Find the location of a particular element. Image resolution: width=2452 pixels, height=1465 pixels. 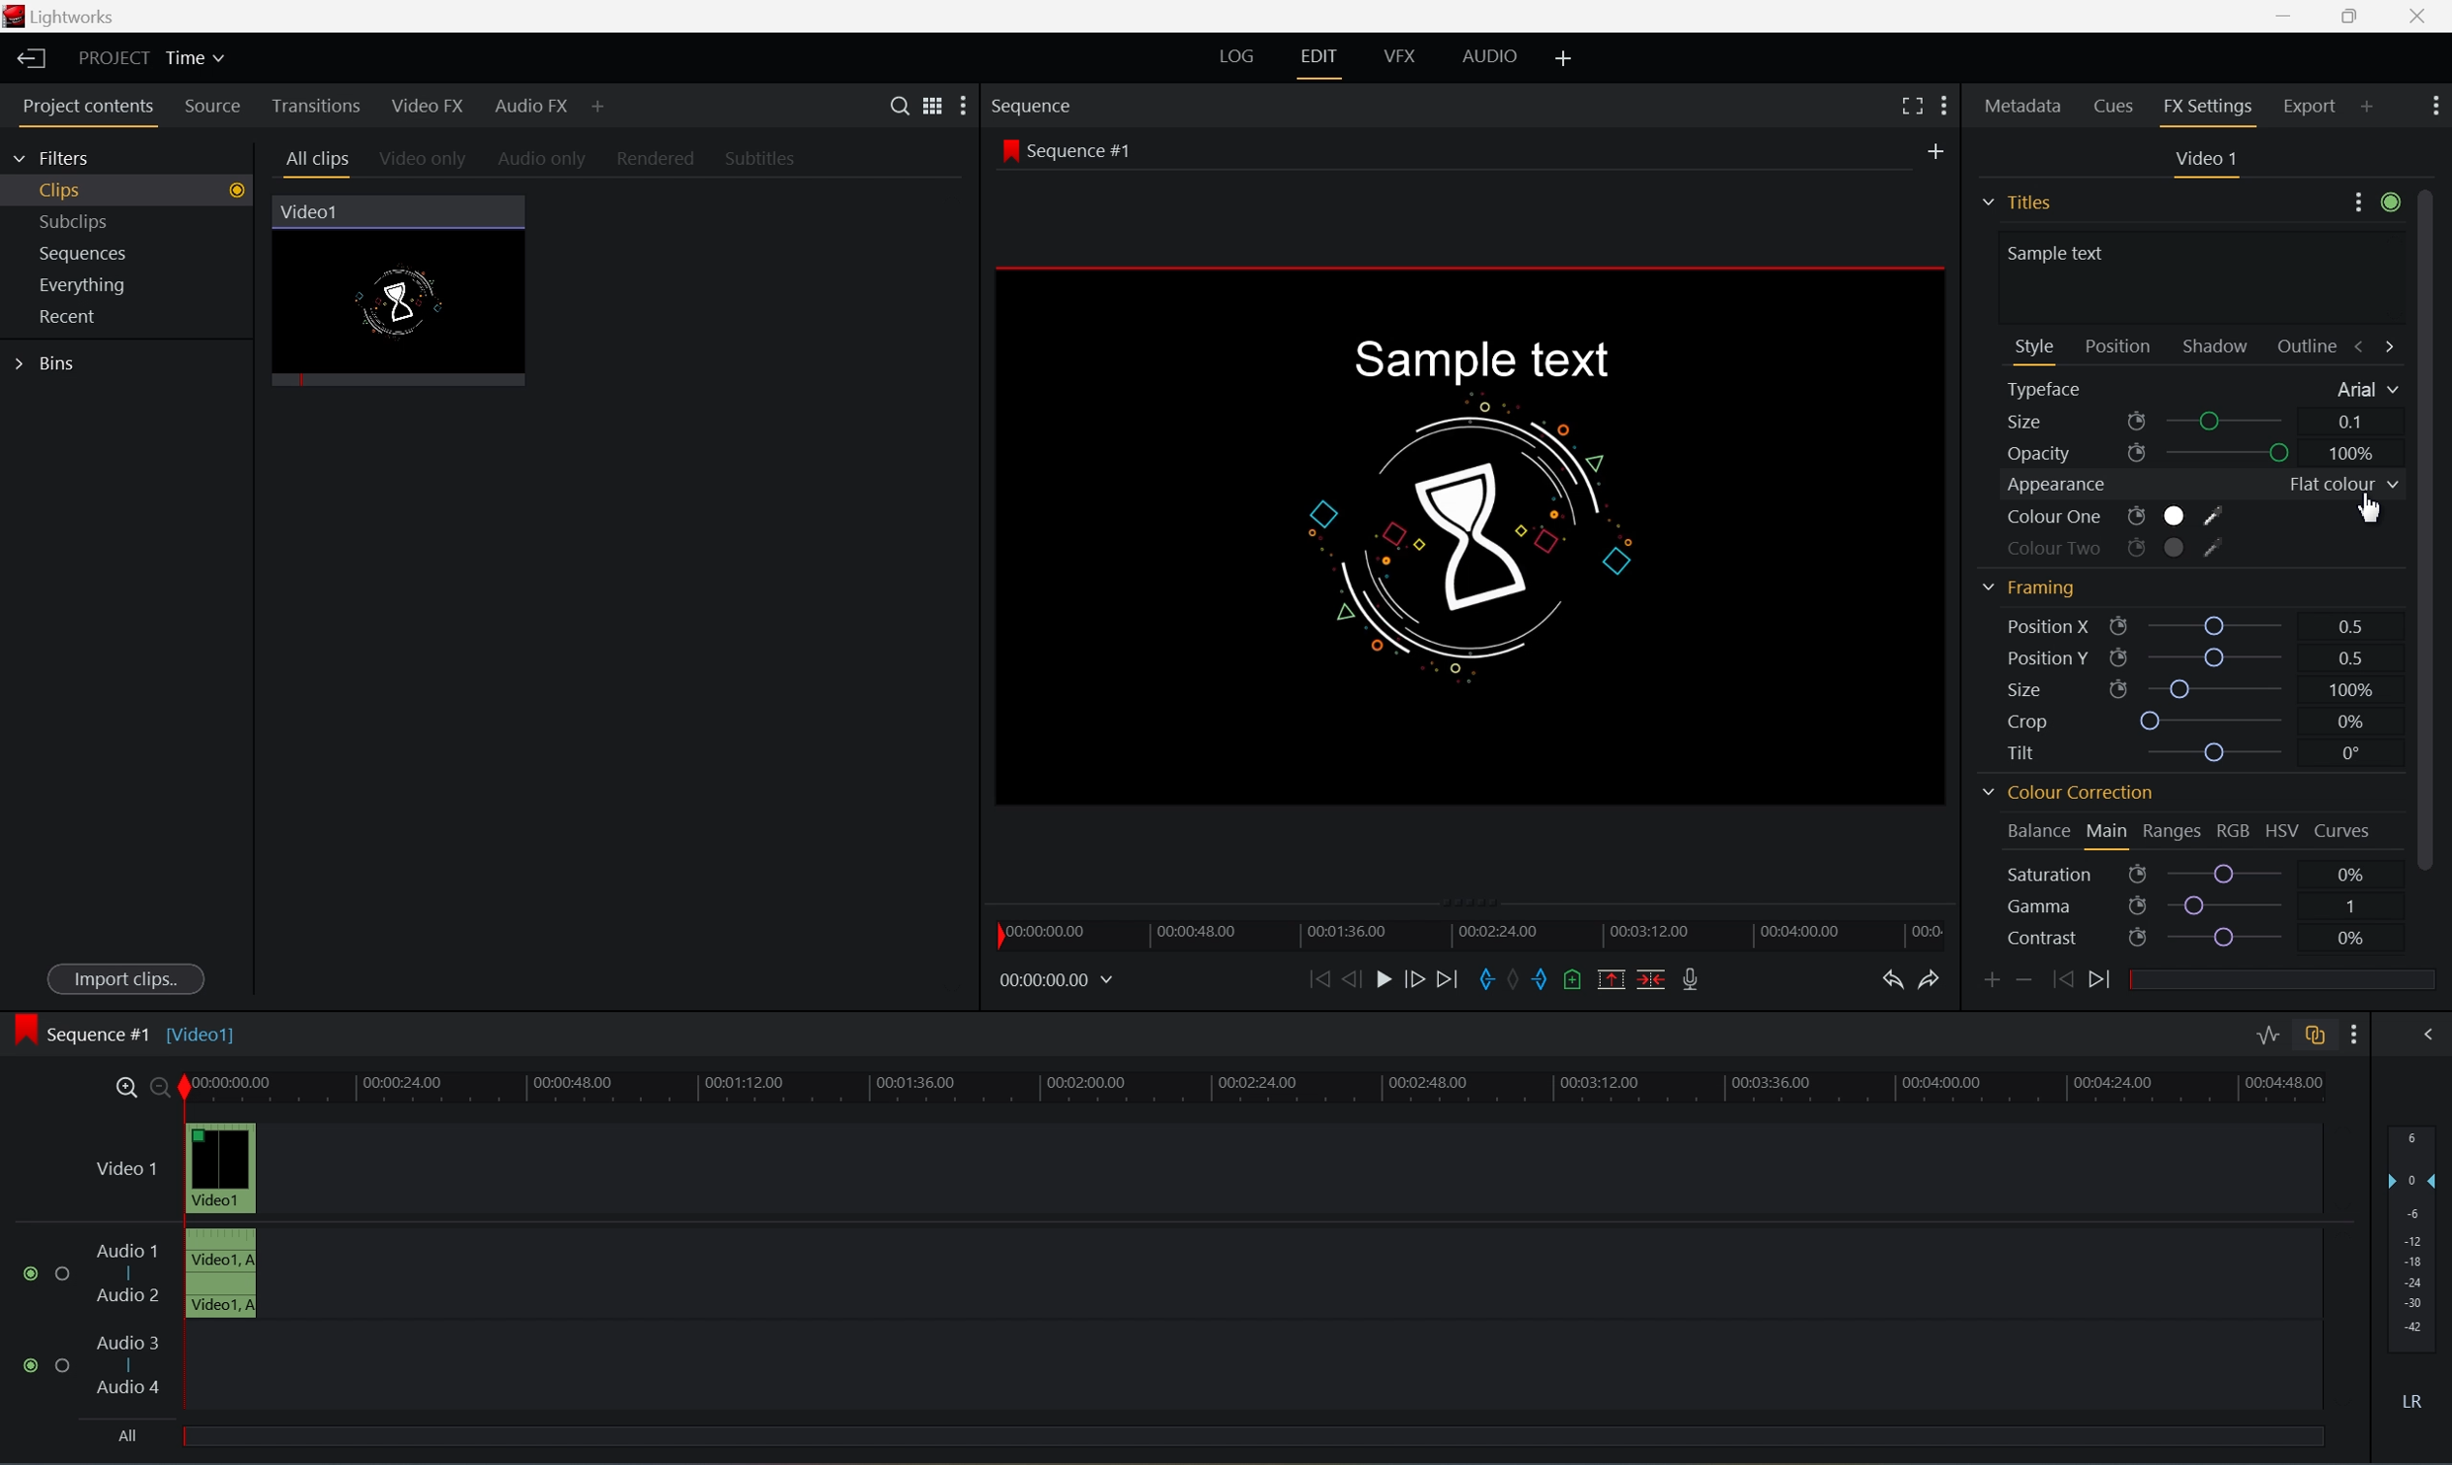

mute is located at coordinates (2418, 1401).